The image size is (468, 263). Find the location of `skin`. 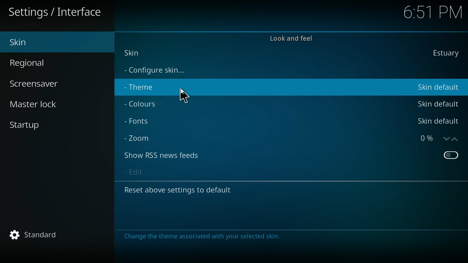

skin is located at coordinates (54, 42).